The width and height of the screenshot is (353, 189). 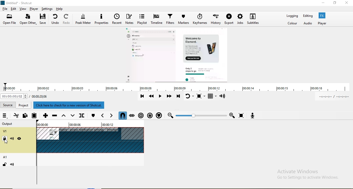 What do you see at coordinates (8, 104) in the screenshot?
I see `Source ` at bounding box center [8, 104].